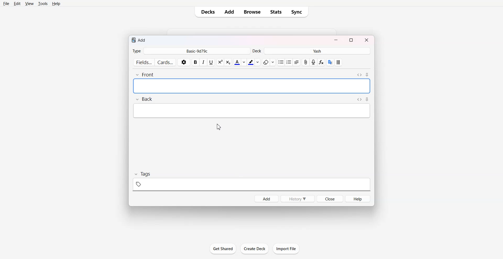 This screenshot has width=503, height=259. I want to click on Highlight Text Color, so click(254, 62).